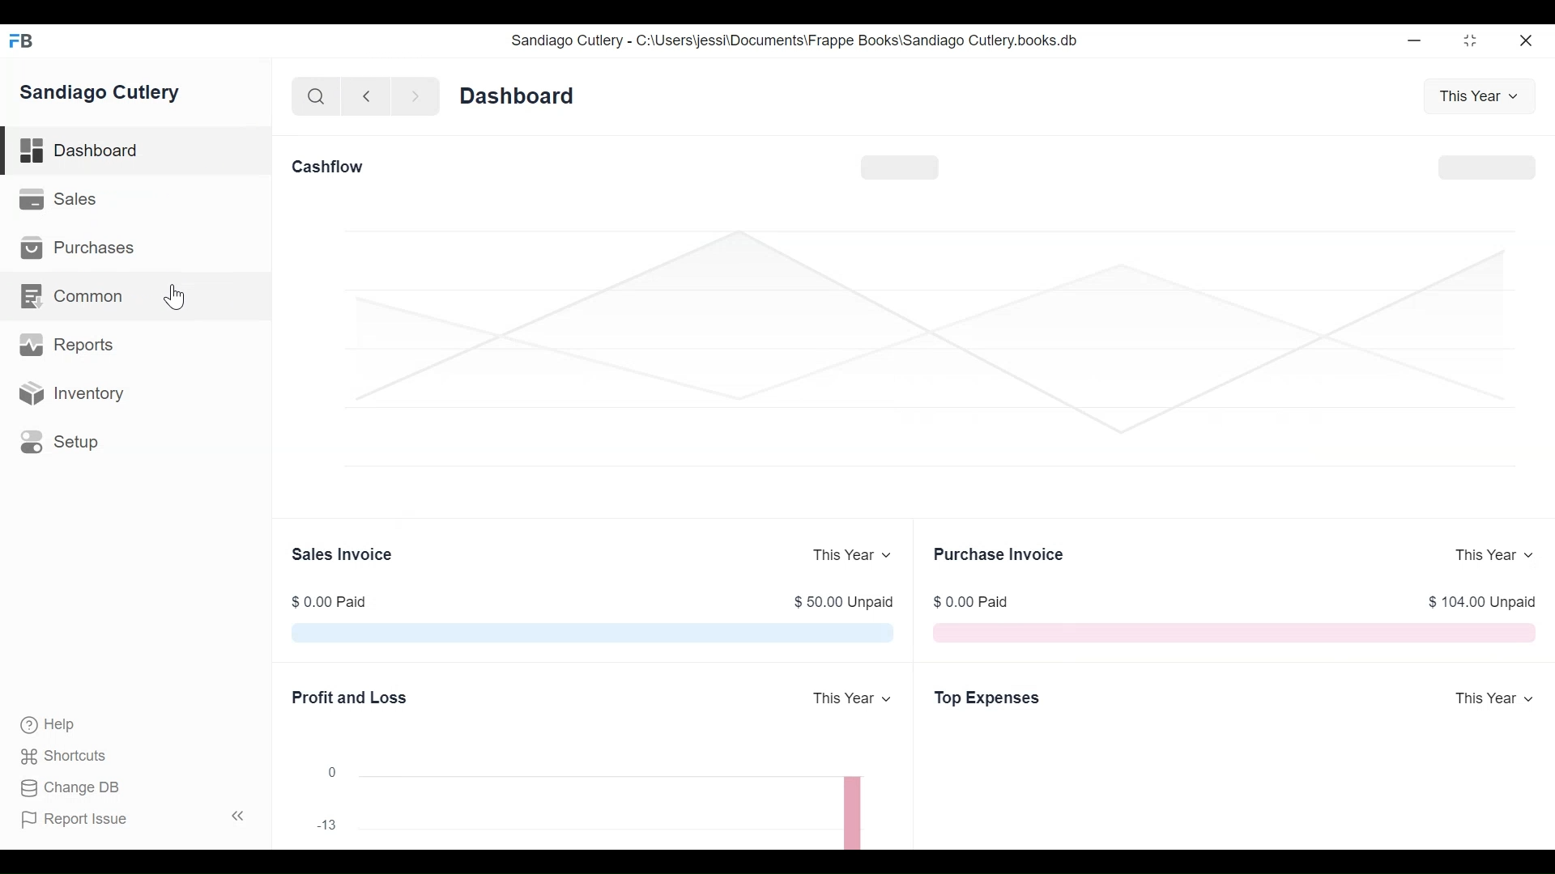 This screenshot has width=1555, height=874. Describe the element at coordinates (64, 200) in the screenshot. I see `Sales` at that location.